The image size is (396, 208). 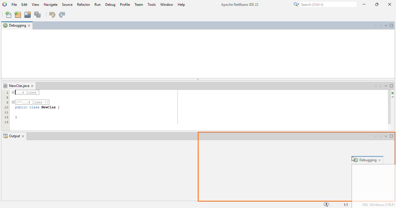 I want to click on help, so click(x=181, y=4).